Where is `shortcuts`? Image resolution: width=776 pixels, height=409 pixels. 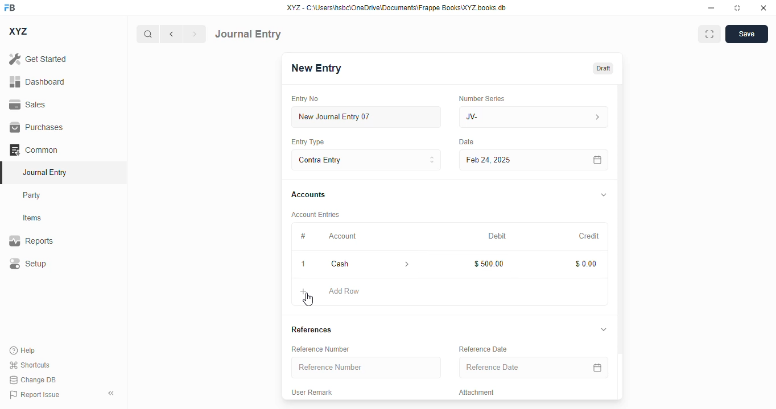
shortcuts is located at coordinates (30, 365).